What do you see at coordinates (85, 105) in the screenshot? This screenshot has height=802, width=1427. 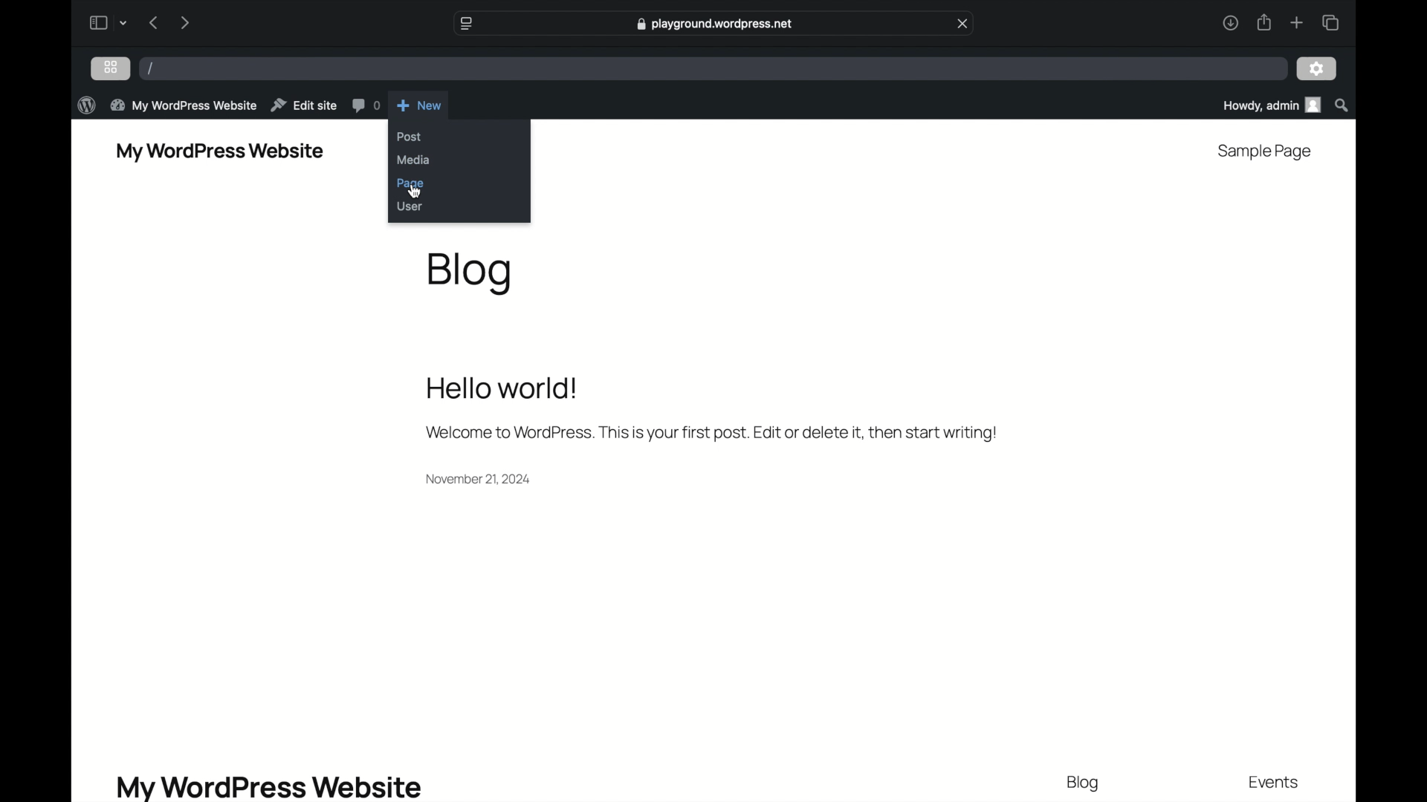 I see `wordpress` at bounding box center [85, 105].